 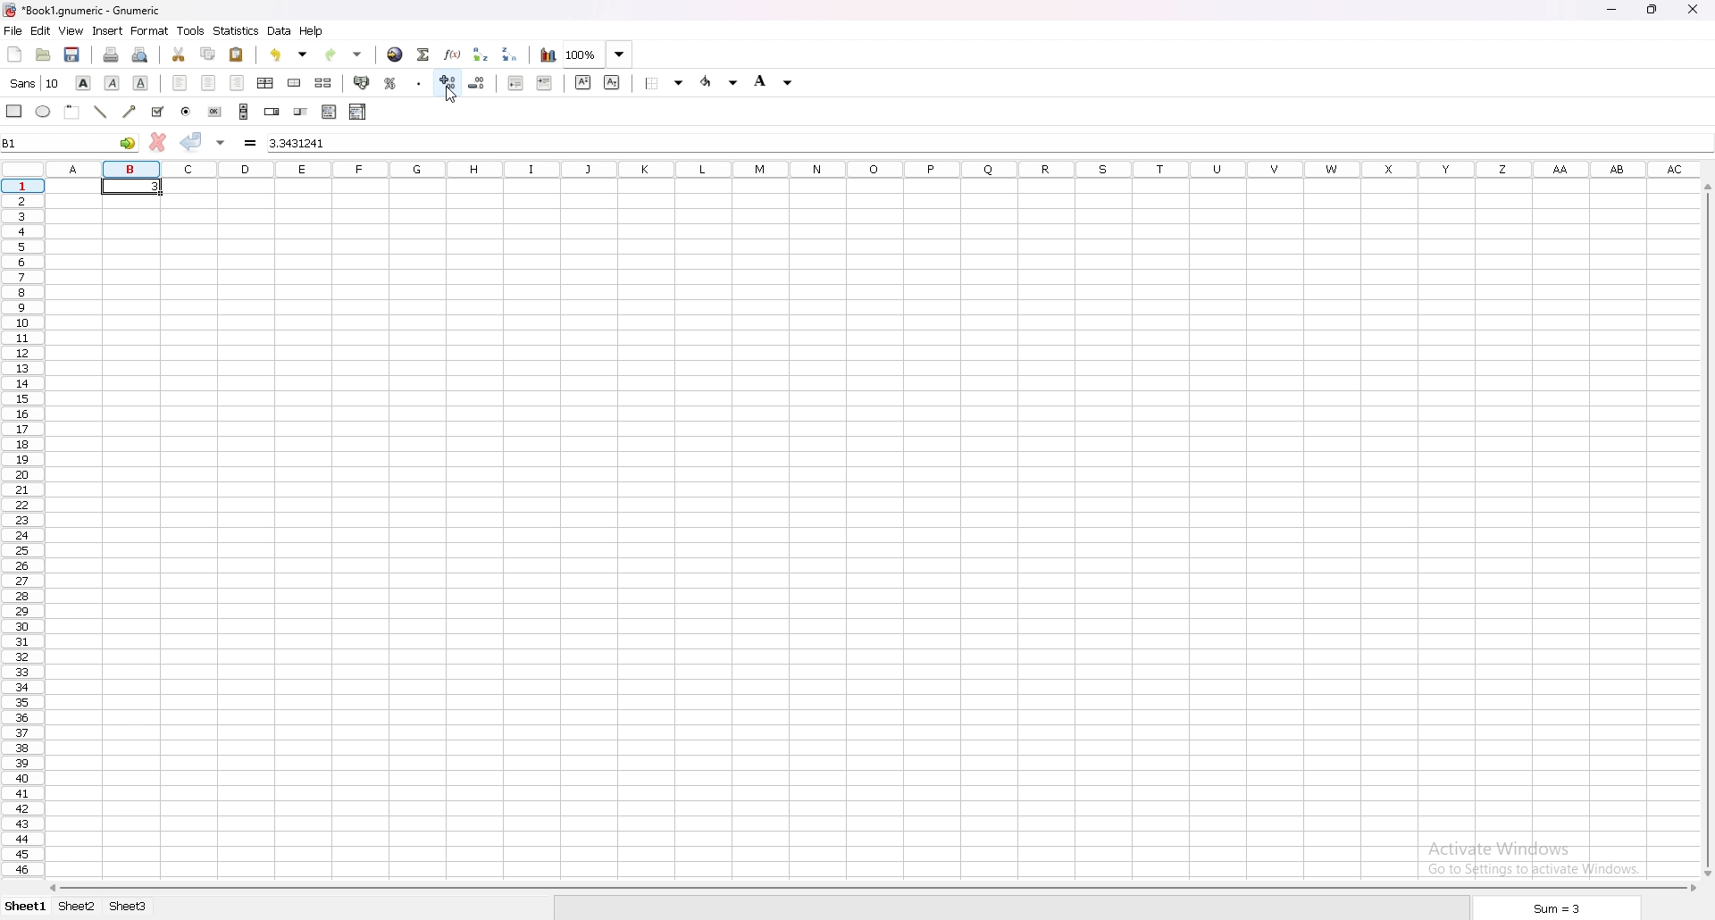 I want to click on tools, so click(x=191, y=30).